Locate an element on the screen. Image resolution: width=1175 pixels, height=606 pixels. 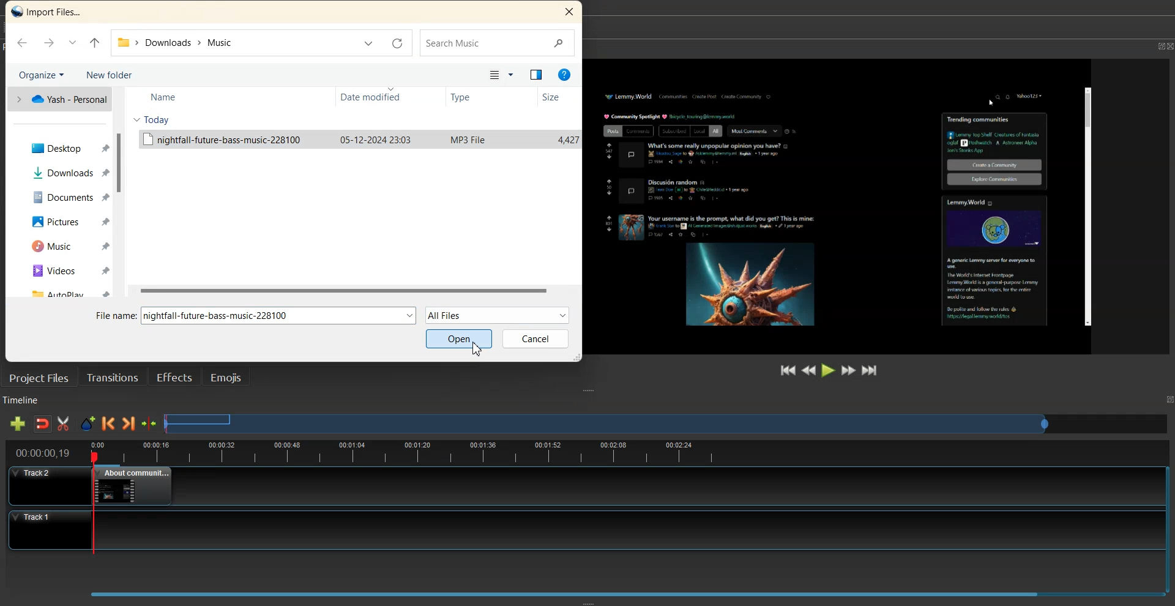
Organize is located at coordinates (41, 74).